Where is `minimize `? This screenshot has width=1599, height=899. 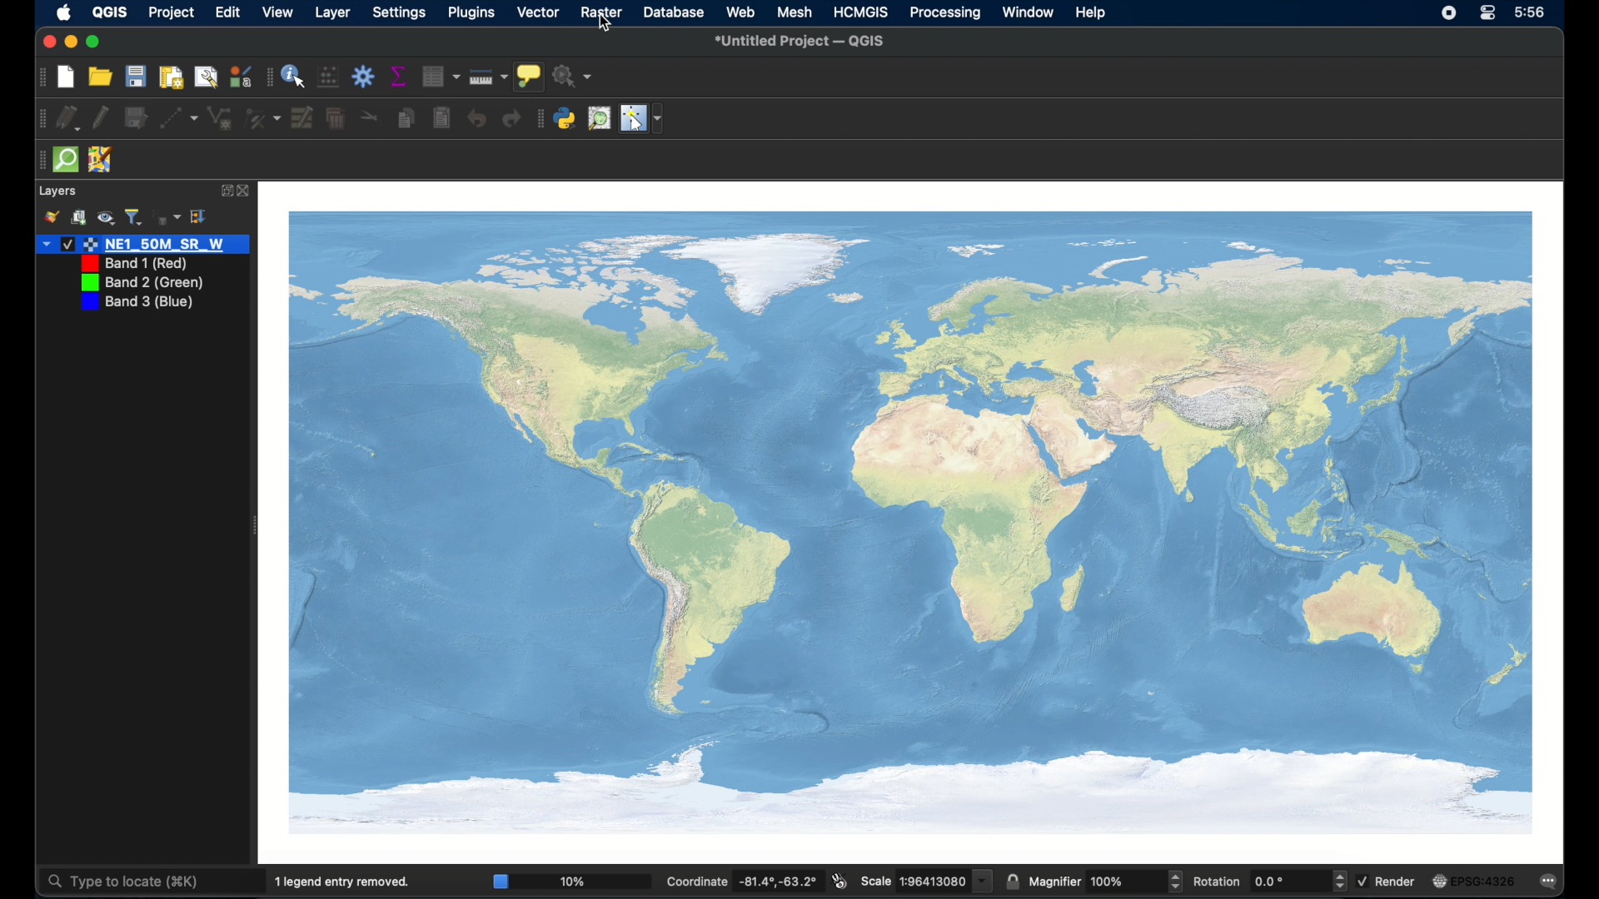
minimize  is located at coordinates (67, 42).